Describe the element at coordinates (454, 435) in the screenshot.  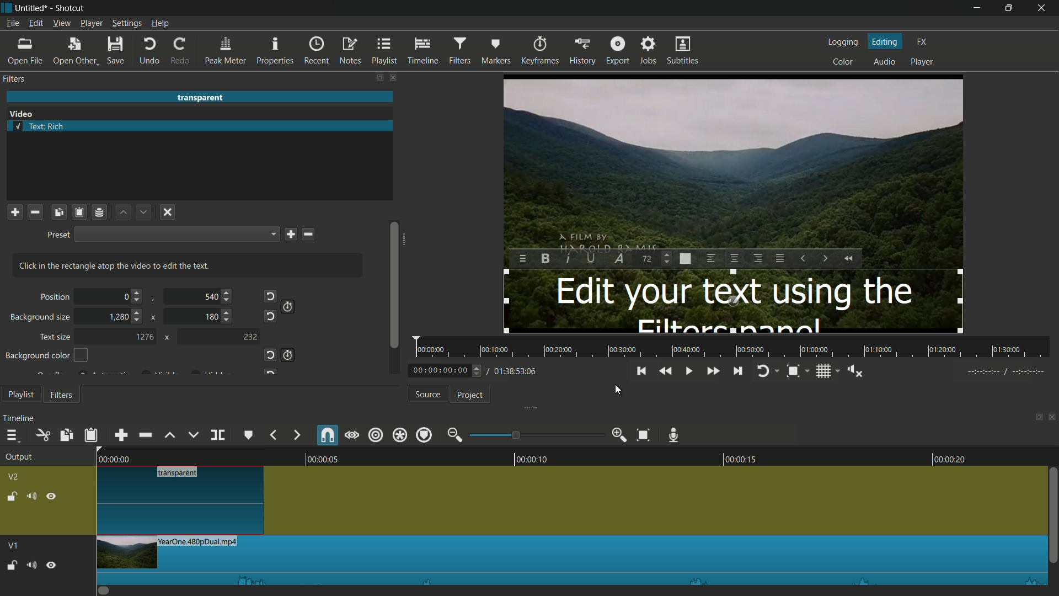
I see `zoom out` at that location.